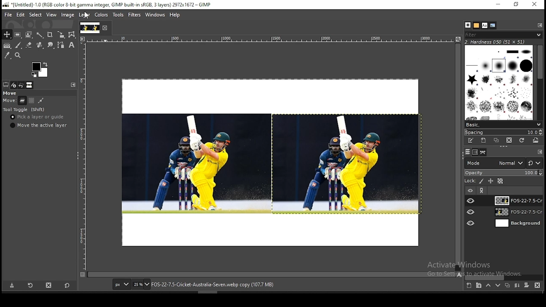 The image size is (546, 307). Describe the element at coordinates (517, 285) in the screenshot. I see `merge layer` at that location.